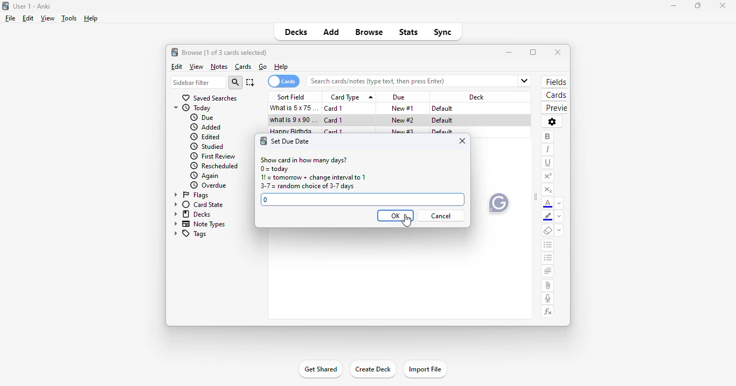 The image size is (736, 386). I want to click on card state, so click(197, 205).